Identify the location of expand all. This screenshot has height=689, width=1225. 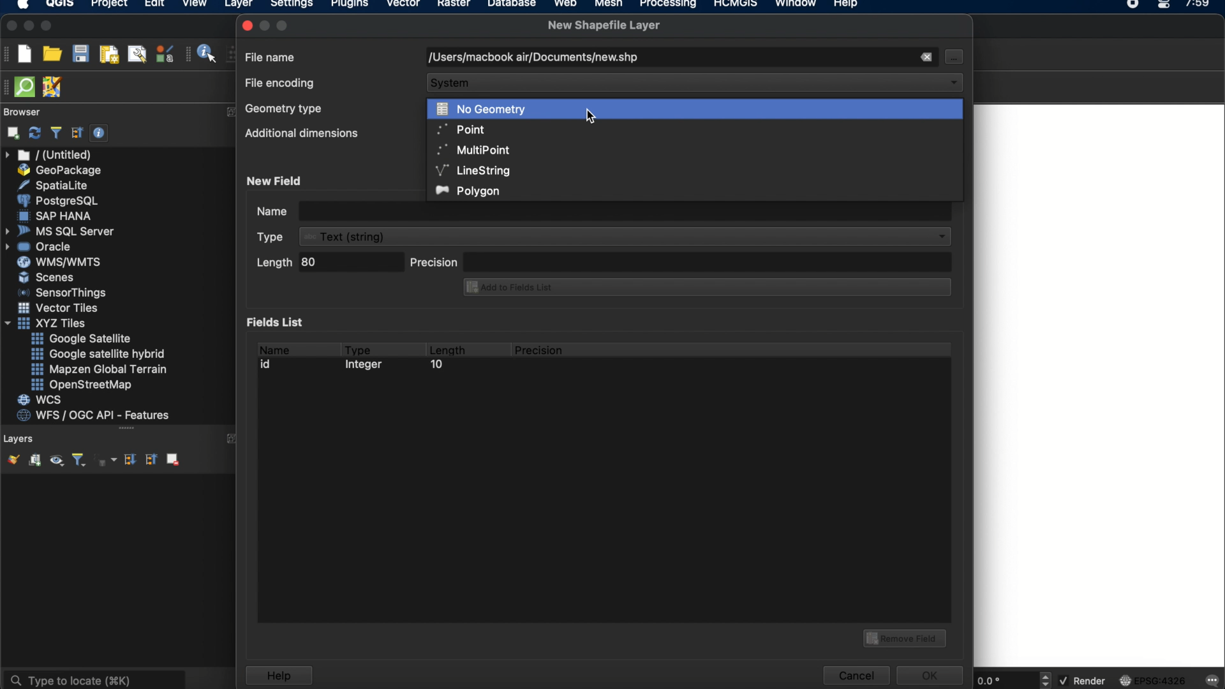
(128, 460).